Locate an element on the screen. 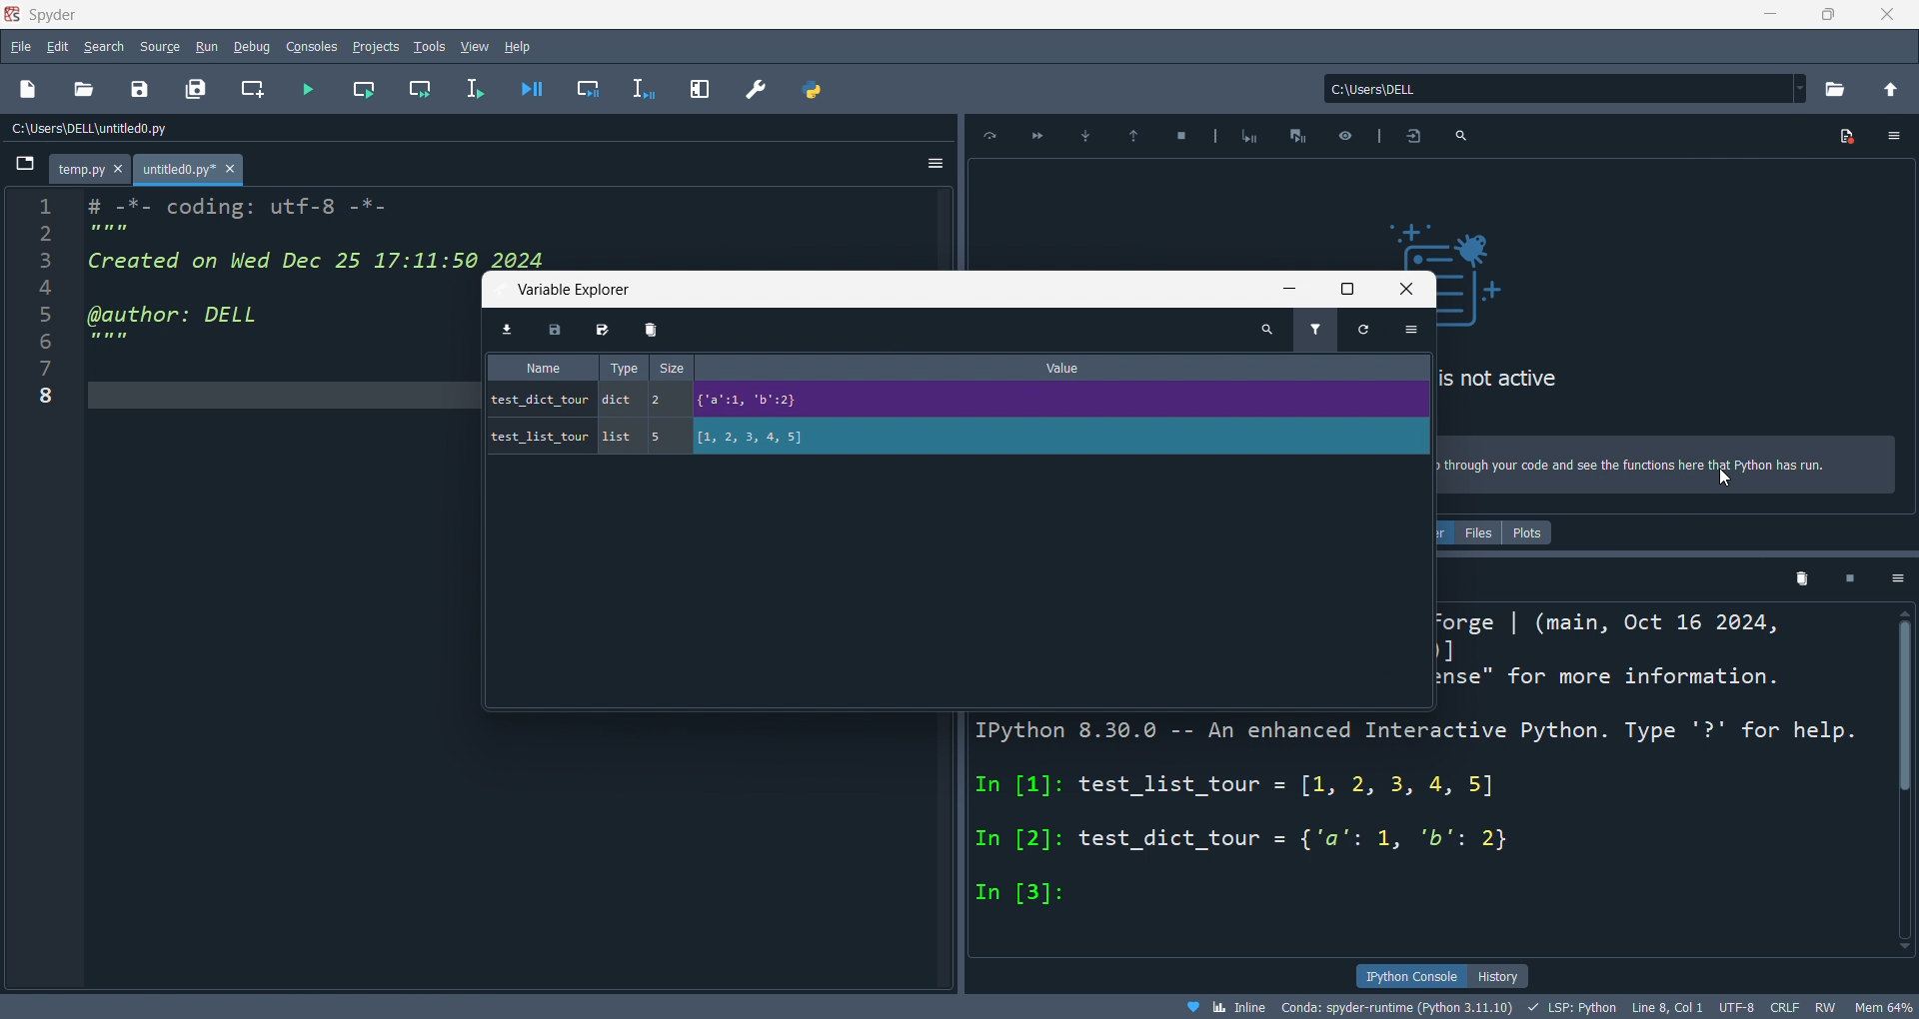 This screenshot has width=1919, height=1019. SPYDER is located at coordinates (59, 14).